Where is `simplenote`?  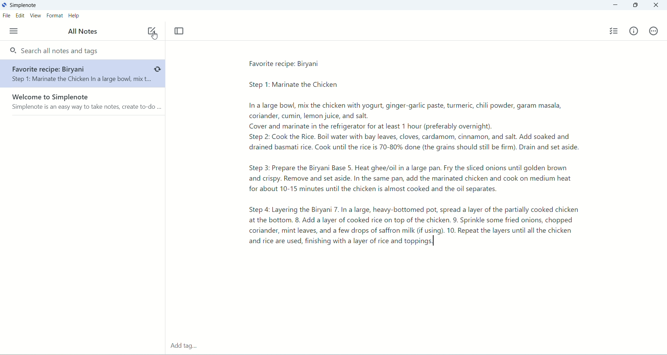 simplenote is located at coordinates (24, 5).